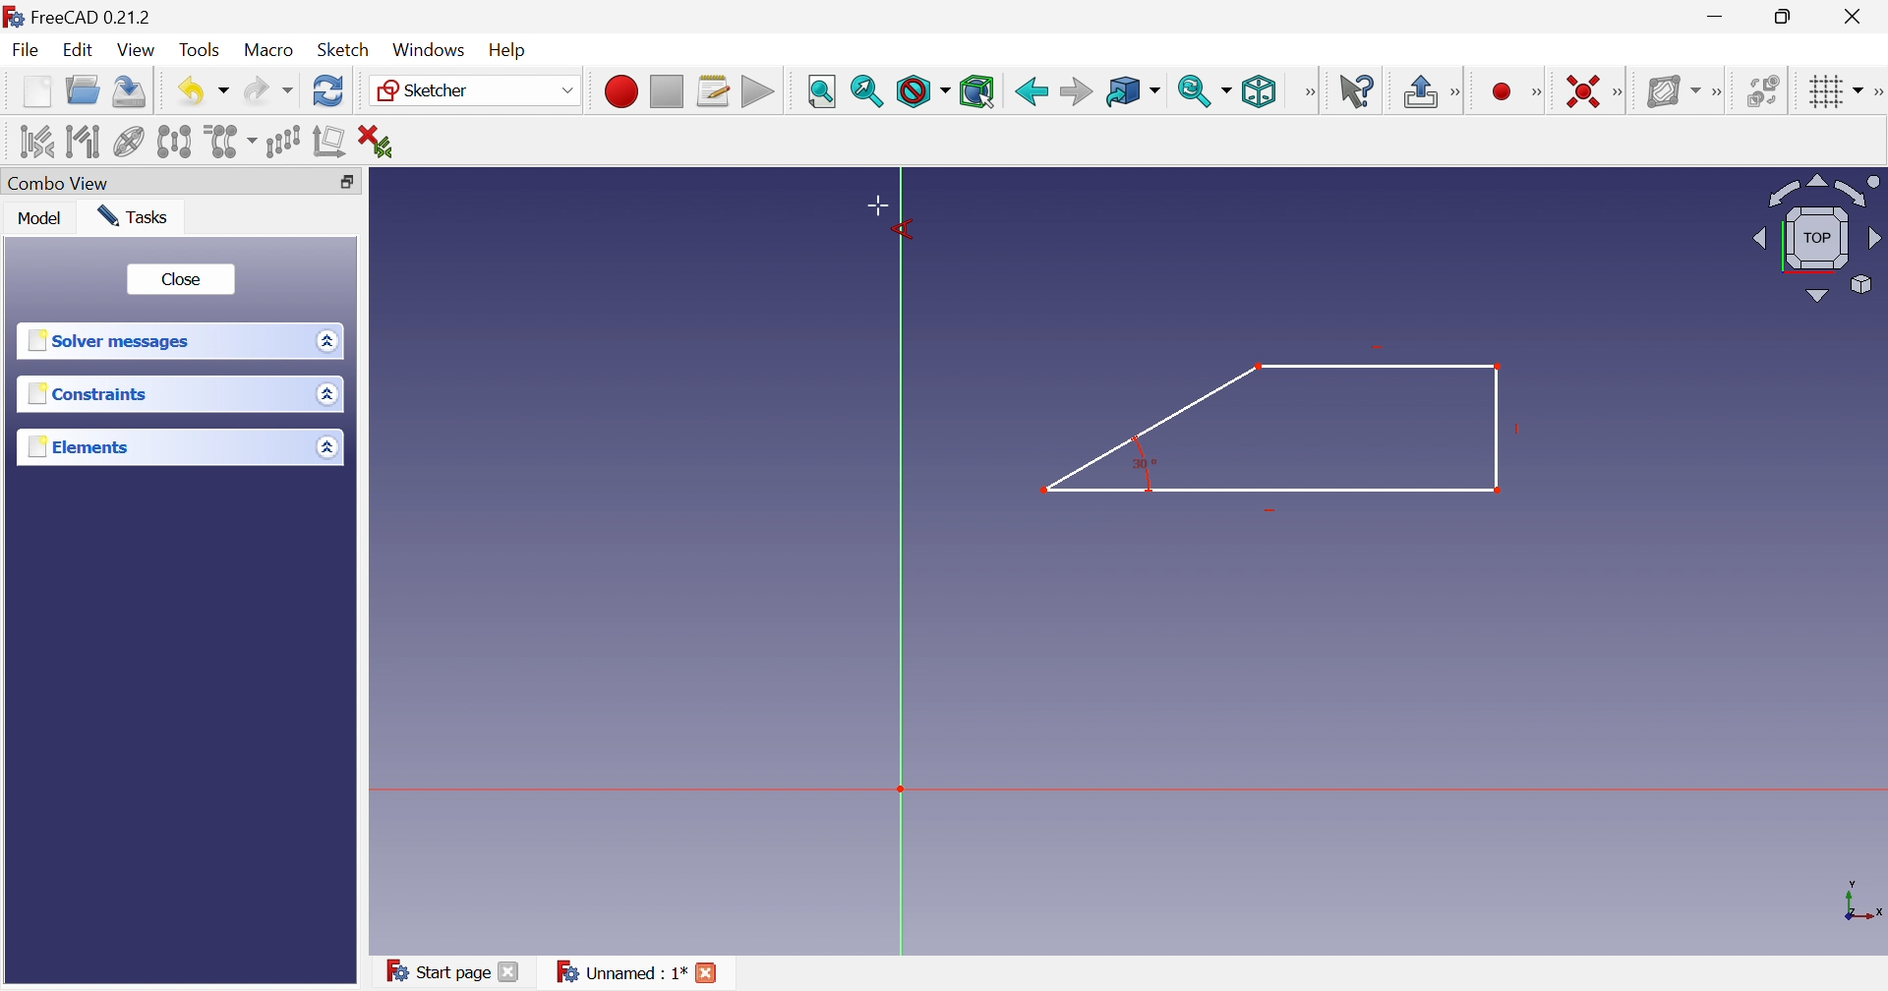  I want to click on Macro, so click(269, 51).